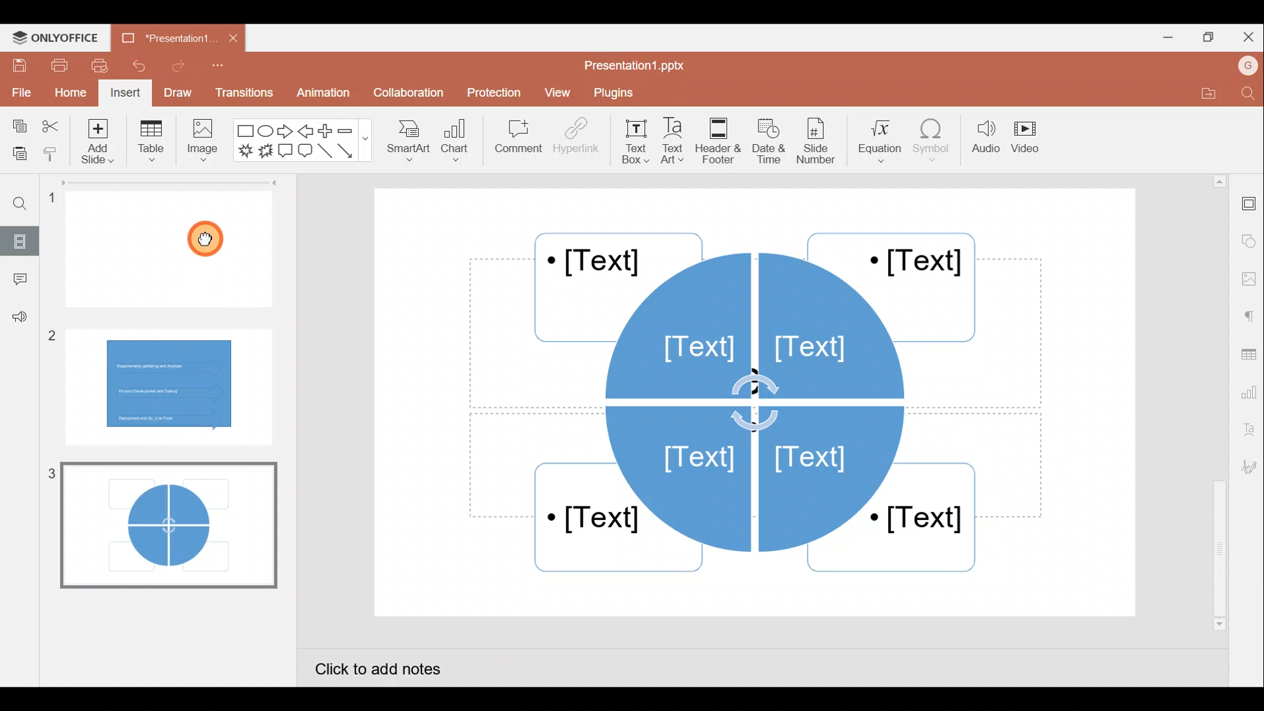 The height and width of the screenshot is (711, 1264). I want to click on Slide settings, so click(1248, 205).